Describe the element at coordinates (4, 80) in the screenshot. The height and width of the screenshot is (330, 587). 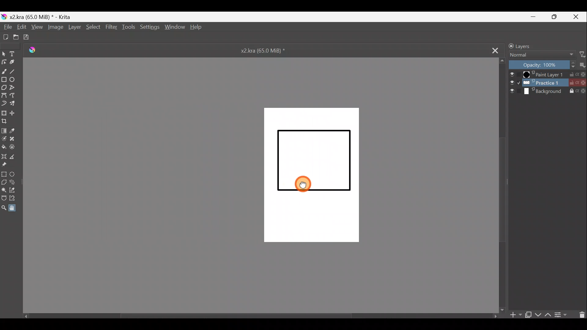
I see `Rectangle tool` at that location.